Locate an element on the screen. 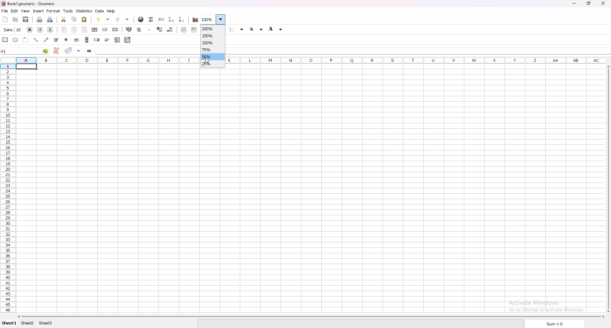 This screenshot has height=328, width=611. columns is located at coordinates (107, 60).